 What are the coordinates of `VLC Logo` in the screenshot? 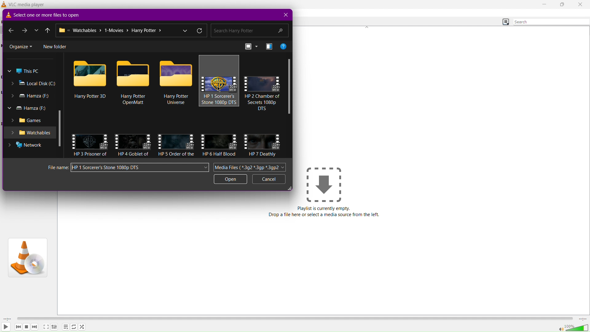 It's located at (27, 257).